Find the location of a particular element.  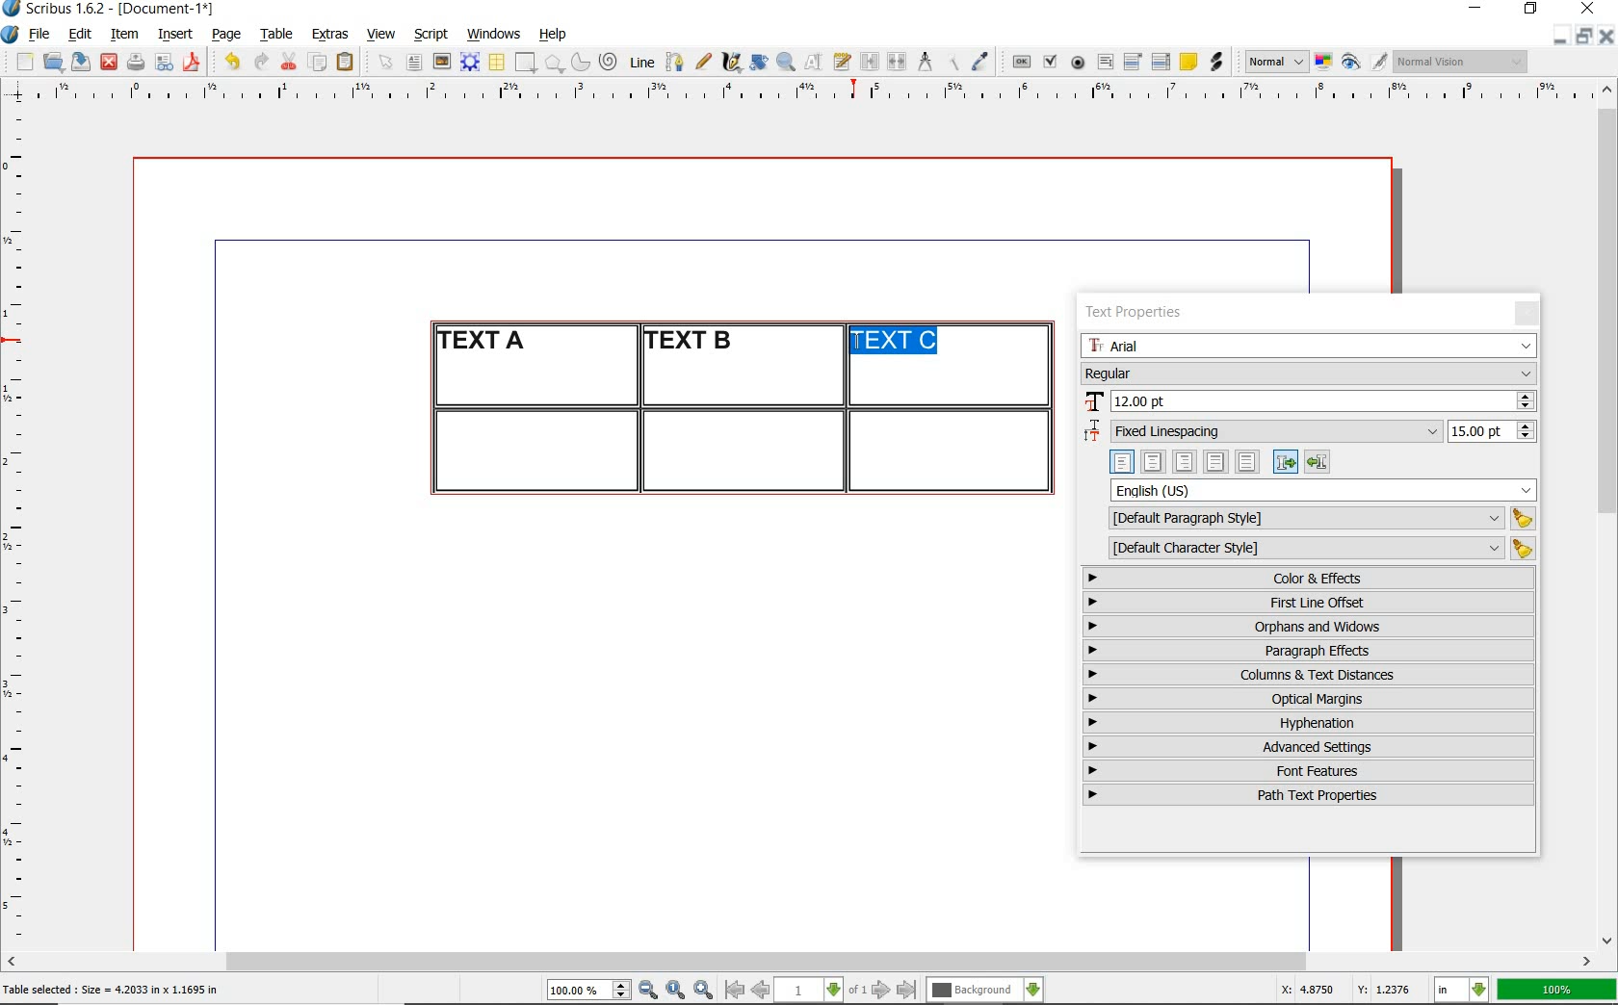

font family is located at coordinates (1311, 346).